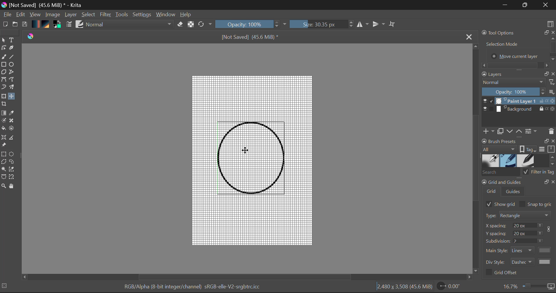 This screenshot has height=293, width=556. I want to click on Brush Presets, so click(80, 25).